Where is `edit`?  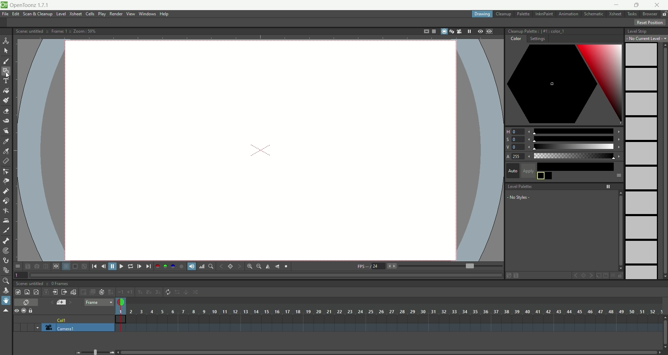 edit is located at coordinates (16, 15).